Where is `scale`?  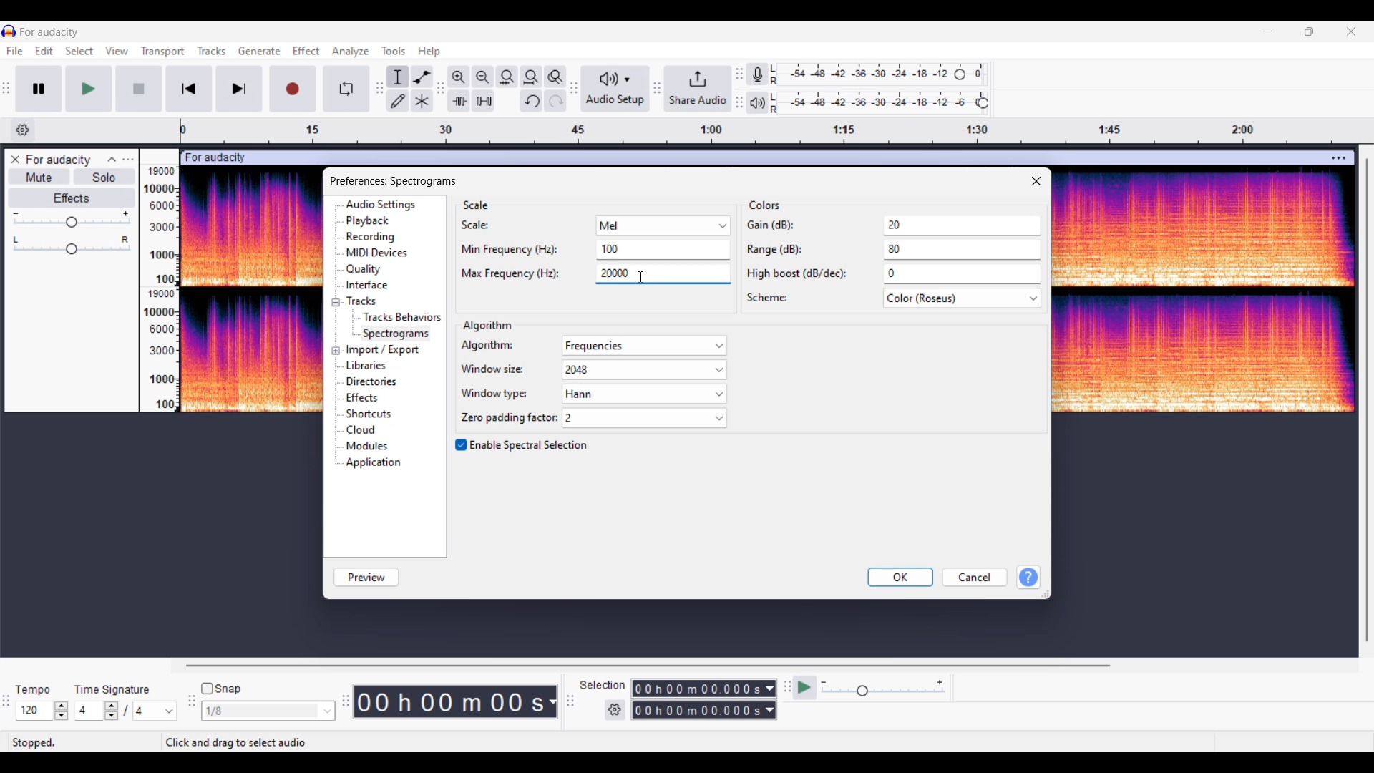
scale is located at coordinates (598, 226).